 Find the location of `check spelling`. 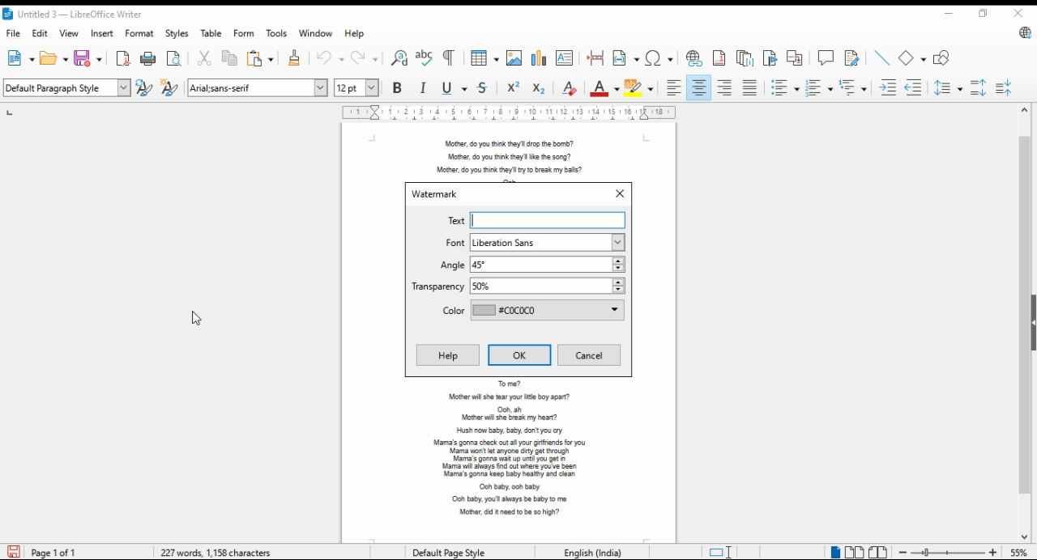

check spelling is located at coordinates (427, 58).